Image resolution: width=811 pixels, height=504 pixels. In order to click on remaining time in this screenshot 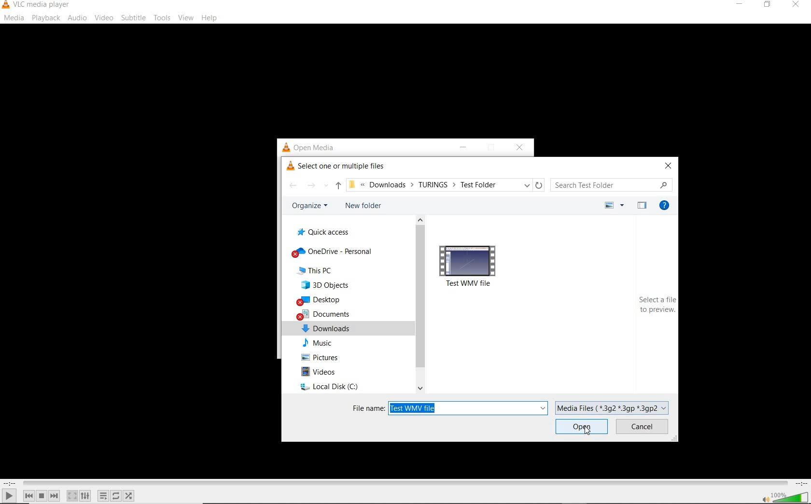, I will do `click(800, 483)`.